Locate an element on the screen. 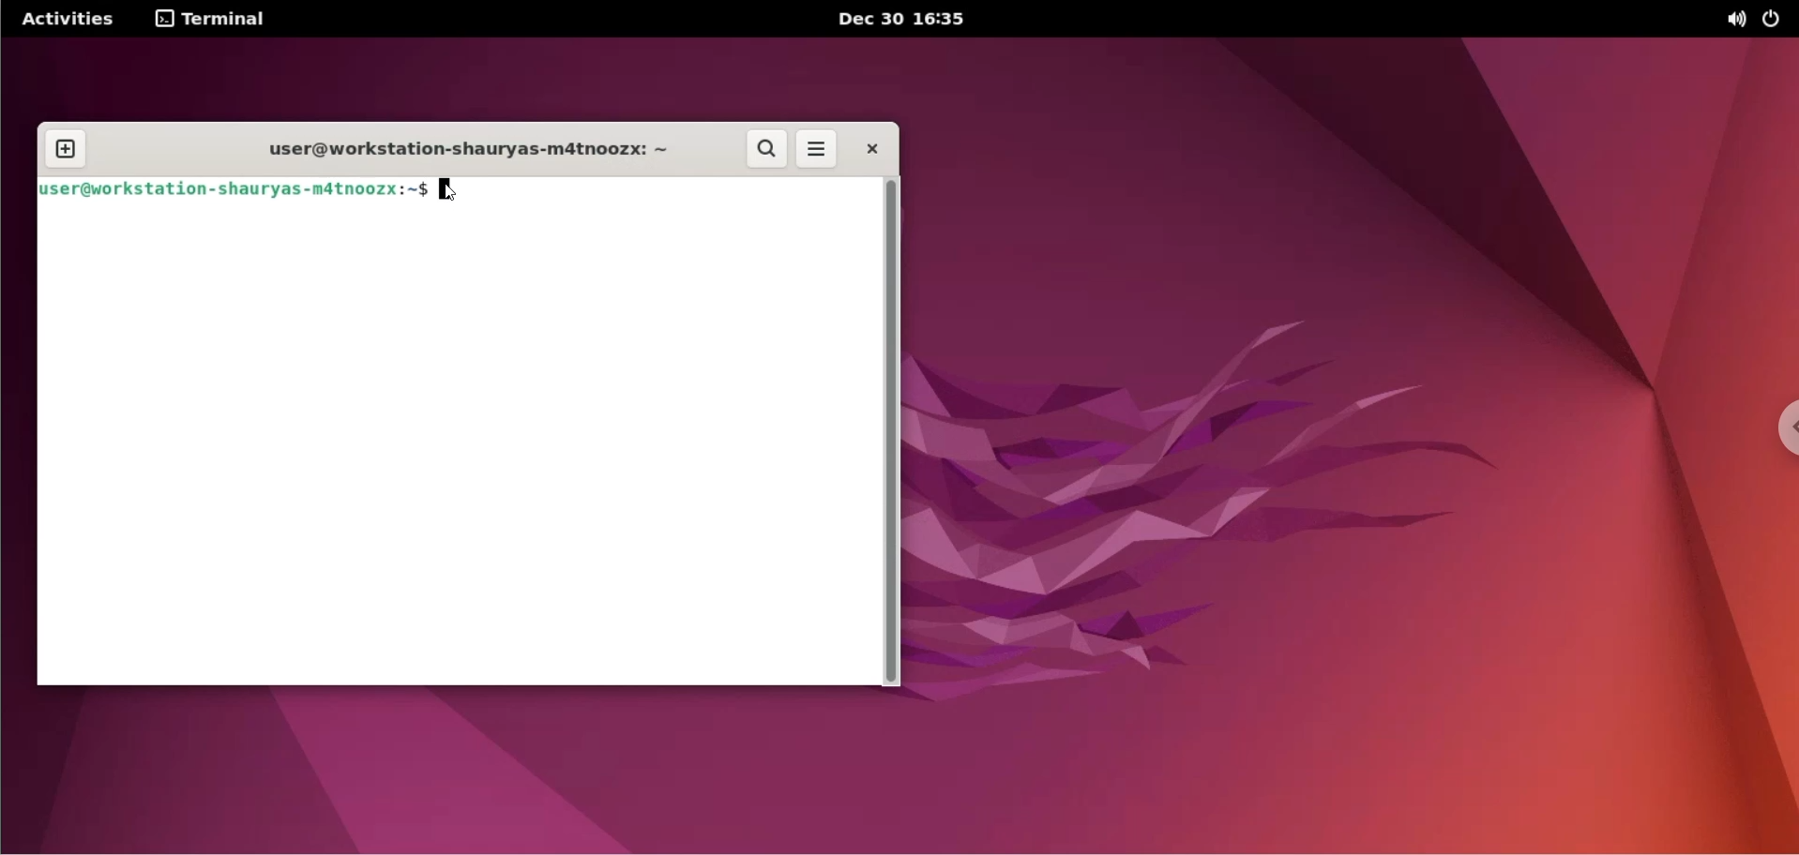  search is located at coordinates (766, 148).